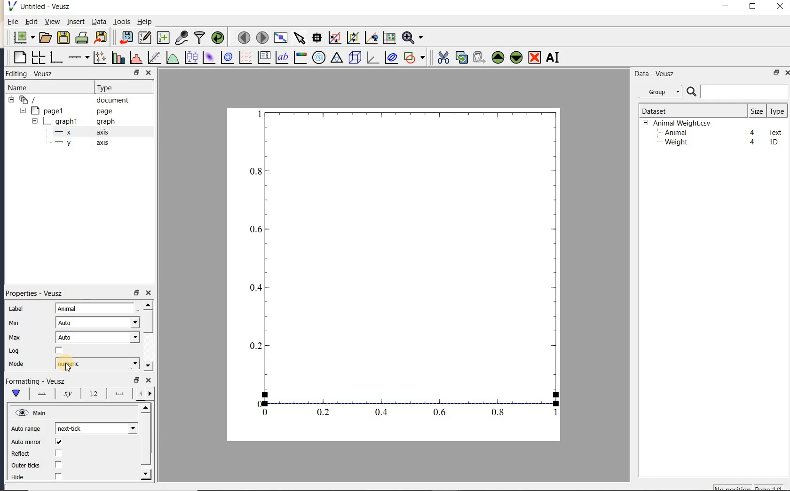  I want to click on close, so click(148, 293).